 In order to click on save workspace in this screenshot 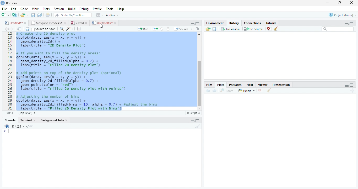, I will do `click(215, 29)`.